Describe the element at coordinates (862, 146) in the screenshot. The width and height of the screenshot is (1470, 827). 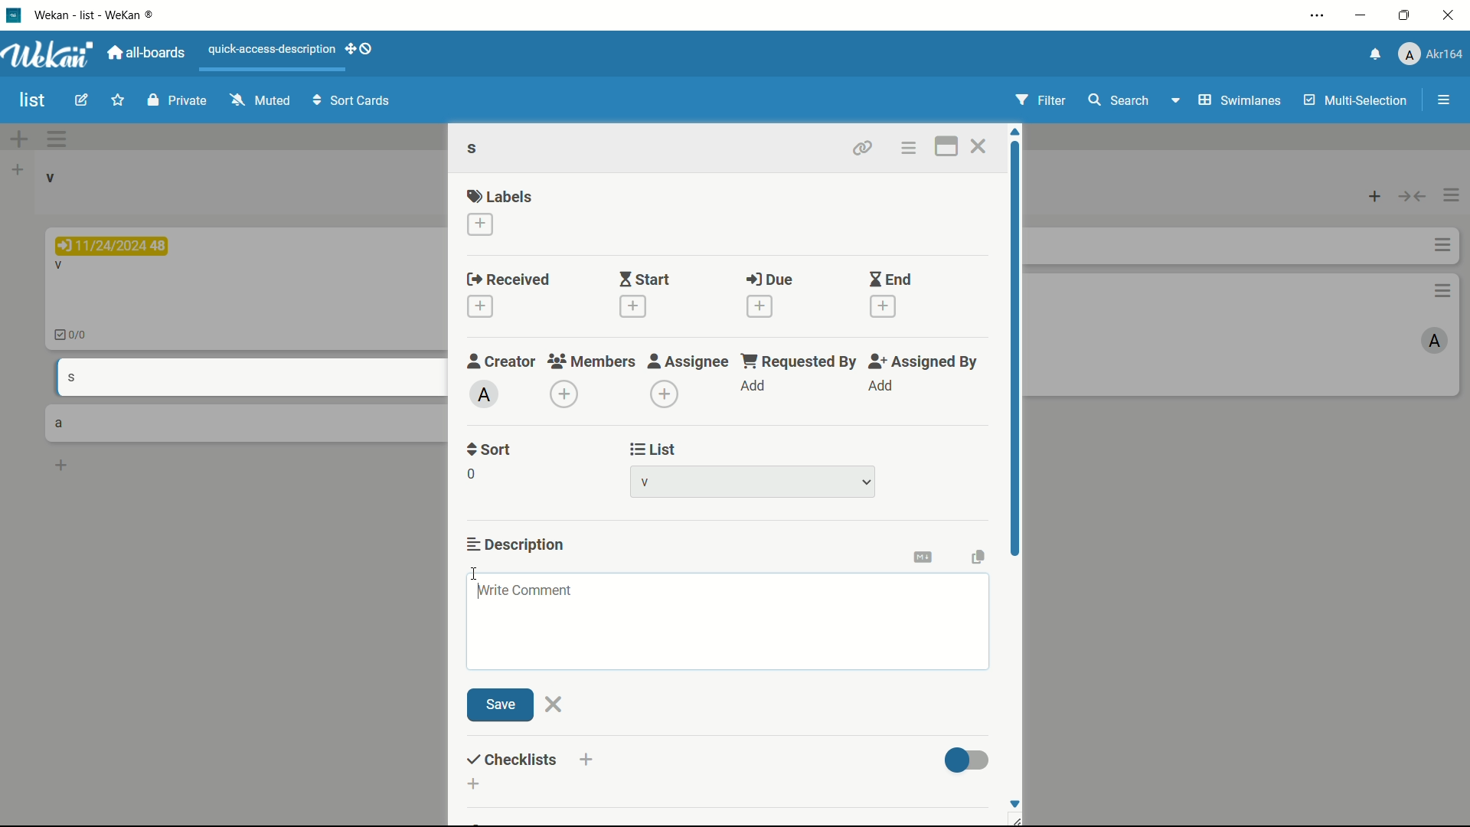
I see `copy card link to clipboard` at that location.